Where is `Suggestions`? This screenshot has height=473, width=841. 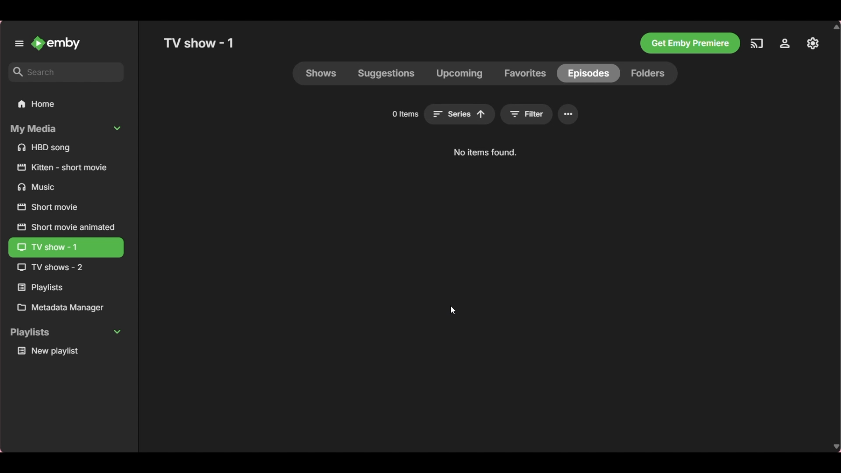
Suggestions is located at coordinates (386, 73).